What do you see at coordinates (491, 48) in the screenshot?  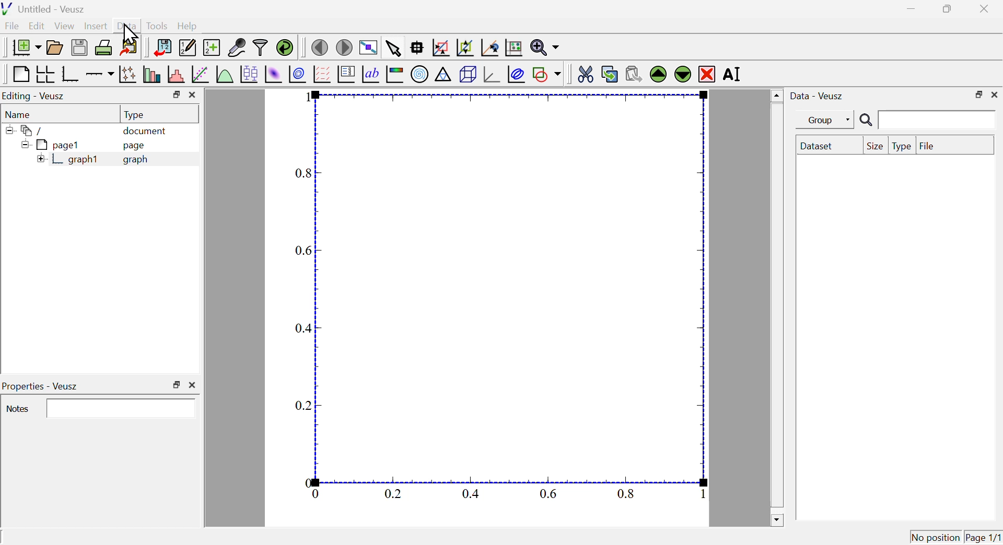 I see `recenter graph axes` at bounding box center [491, 48].